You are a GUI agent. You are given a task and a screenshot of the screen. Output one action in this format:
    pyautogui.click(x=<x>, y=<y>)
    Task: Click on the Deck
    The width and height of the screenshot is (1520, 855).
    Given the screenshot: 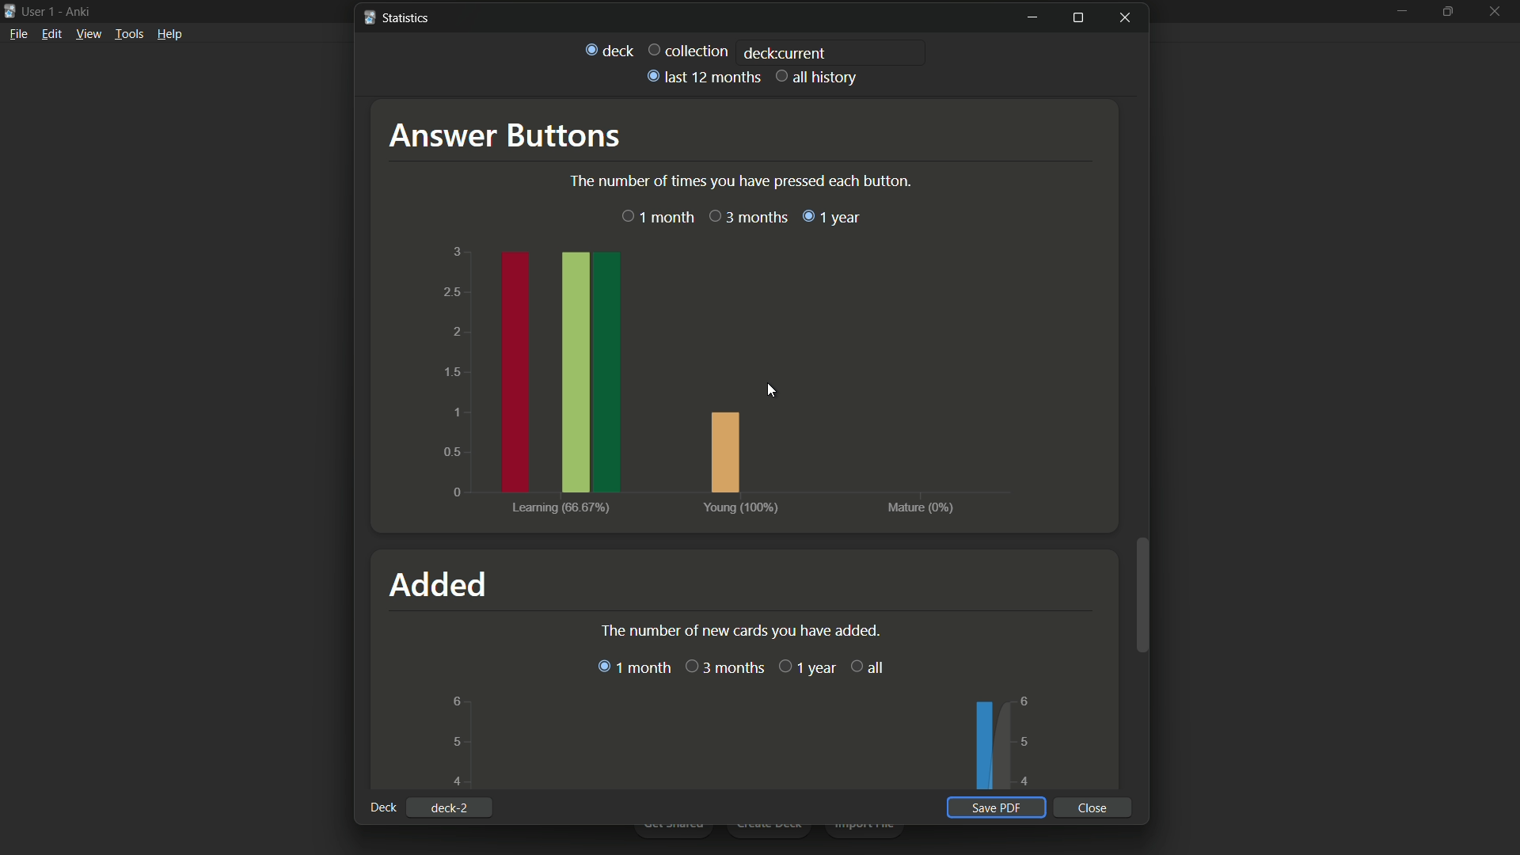 What is the action you would take?
    pyautogui.click(x=382, y=807)
    